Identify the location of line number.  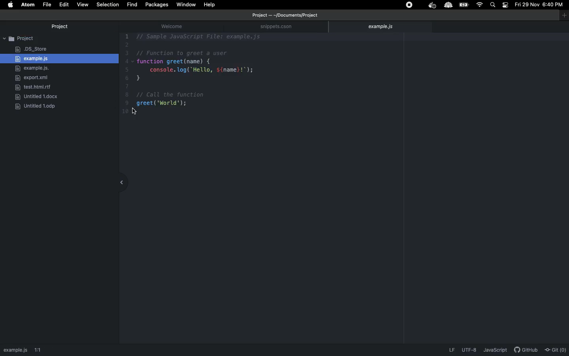
(125, 78).